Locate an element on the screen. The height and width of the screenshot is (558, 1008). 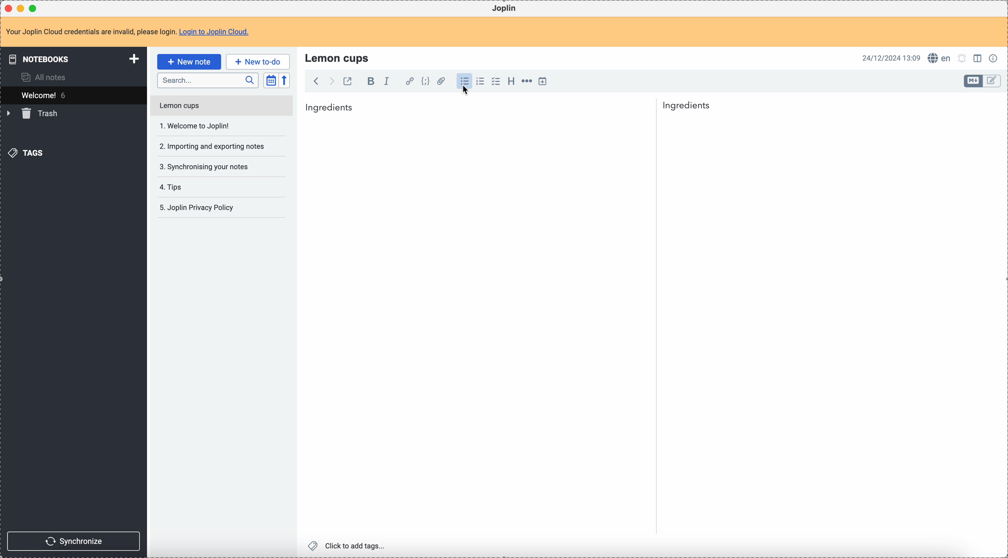
search bar is located at coordinates (207, 81).